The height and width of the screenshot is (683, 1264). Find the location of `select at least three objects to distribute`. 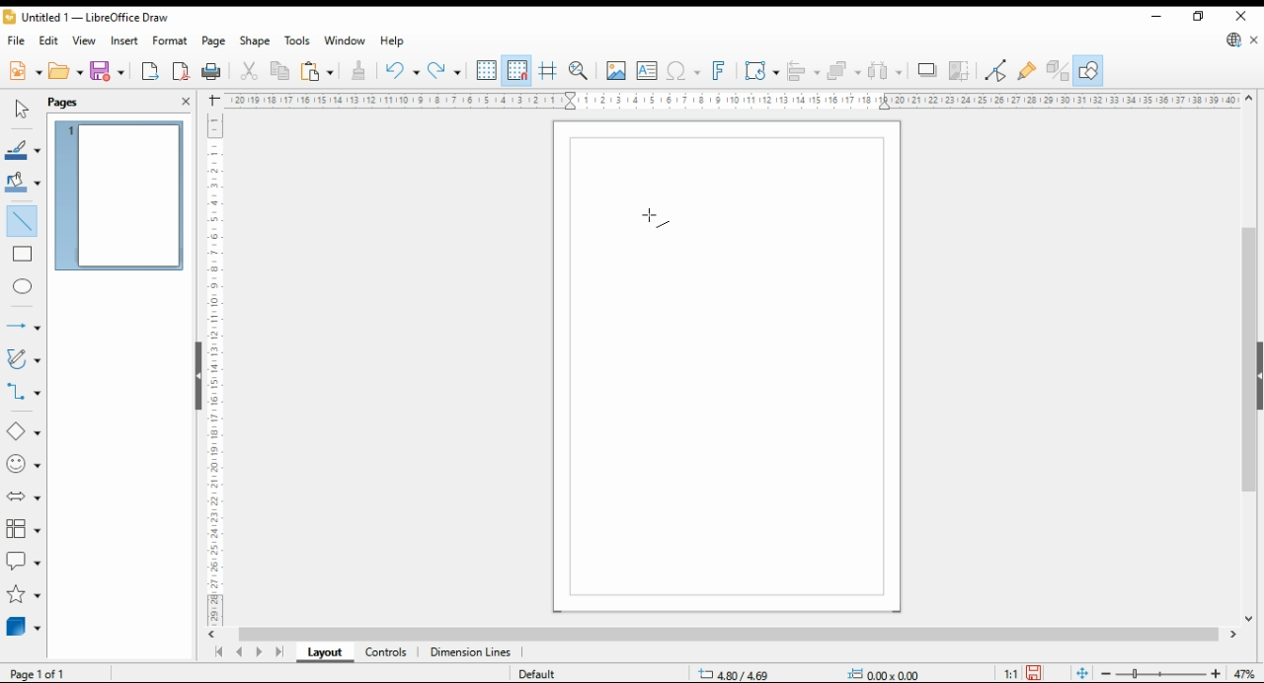

select at least three objects to distribute is located at coordinates (887, 71).